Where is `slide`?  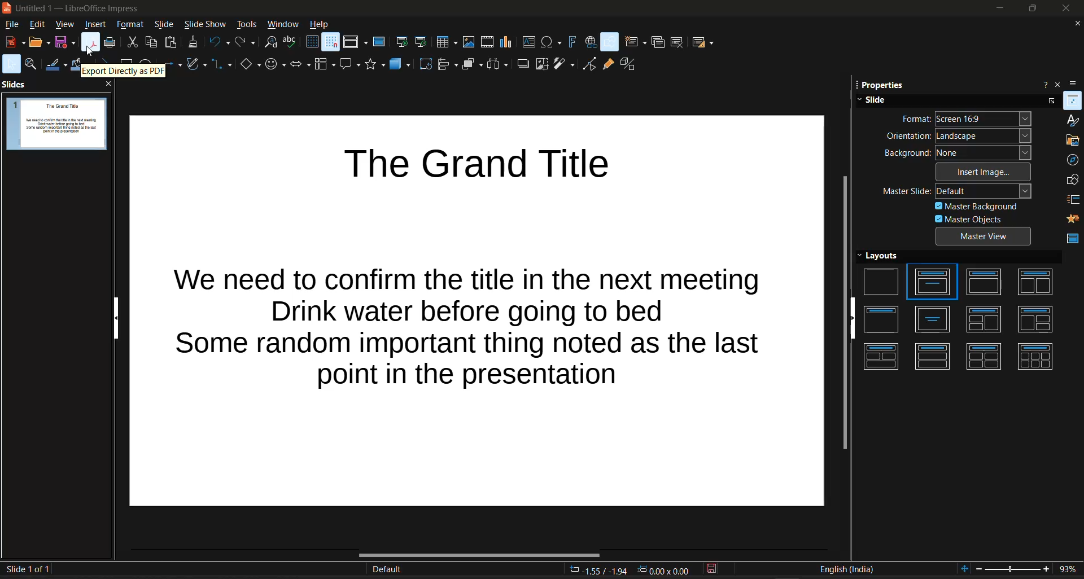 slide is located at coordinates (163, 24).